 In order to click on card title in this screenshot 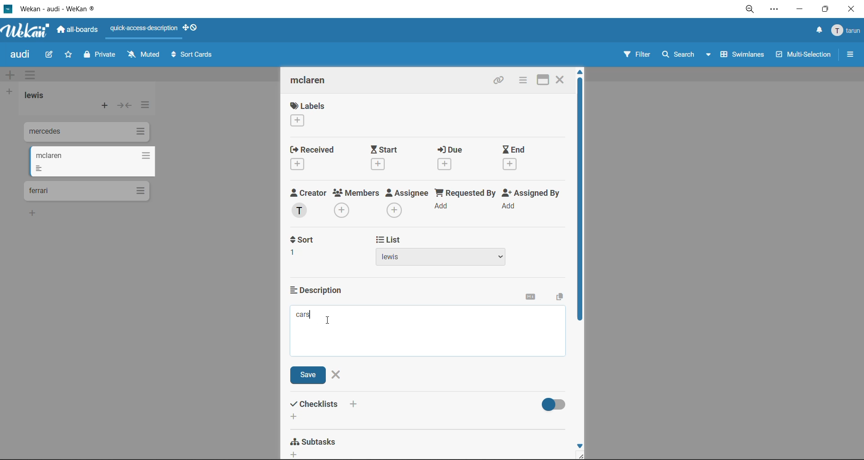, I will do `click(316, 81)`.